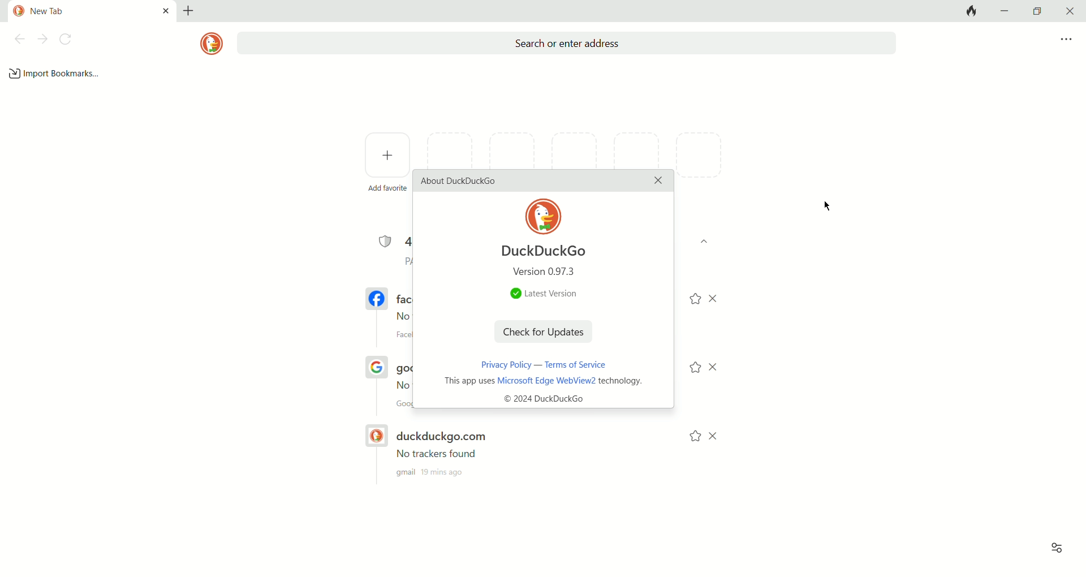  Describe the element at coordinates (692, 368) in the screenshot. I see `add to favorites` at that location.